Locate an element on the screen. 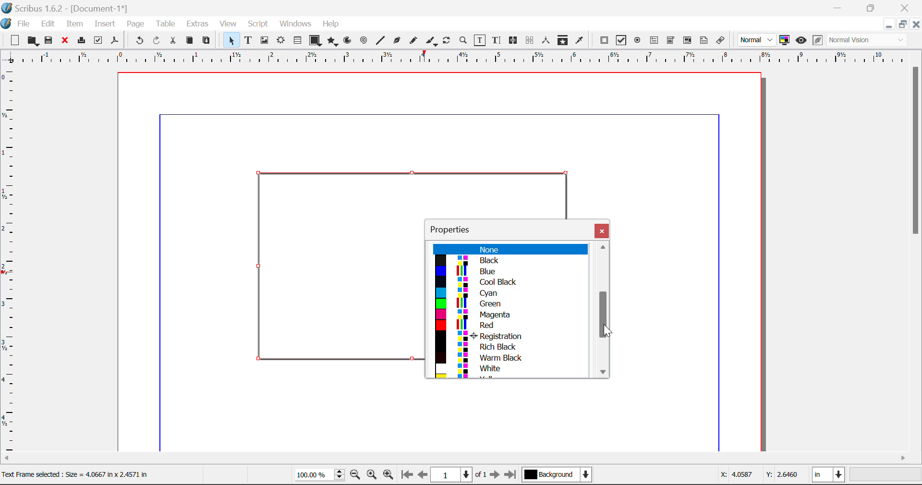  Copy is located at coordinates (189, 40).